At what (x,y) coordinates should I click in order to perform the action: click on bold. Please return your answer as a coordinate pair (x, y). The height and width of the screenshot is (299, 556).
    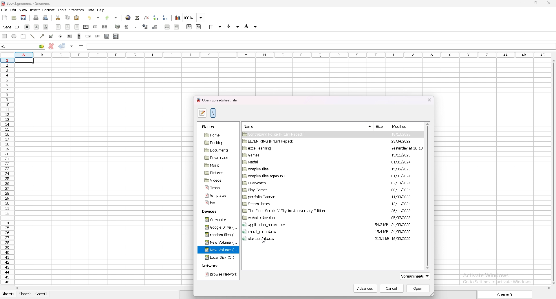
    Looking at the image, I should click on (27, 27).